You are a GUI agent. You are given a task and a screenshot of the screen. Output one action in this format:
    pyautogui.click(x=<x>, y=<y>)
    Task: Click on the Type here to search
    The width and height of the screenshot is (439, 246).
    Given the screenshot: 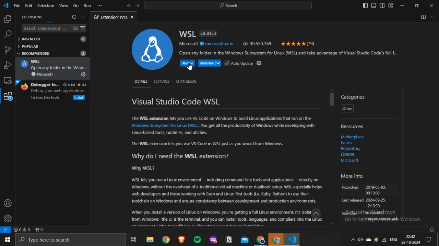 What is the action you would take?
    pyautogui.click(x=70, y=240)
    